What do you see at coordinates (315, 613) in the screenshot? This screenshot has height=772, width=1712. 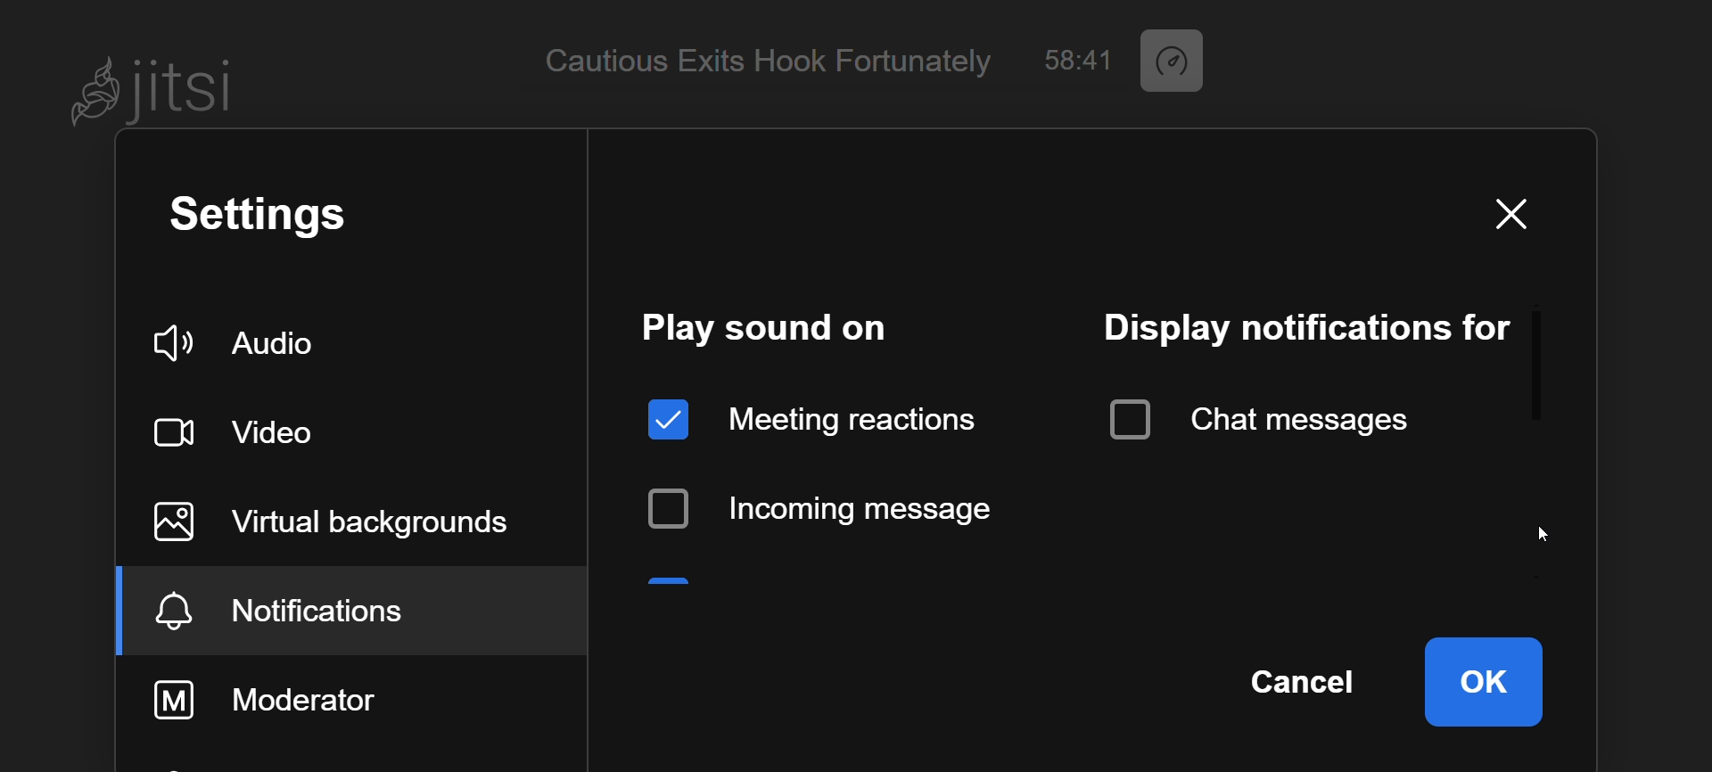 I see `notification` at bounding box center [315, 613].